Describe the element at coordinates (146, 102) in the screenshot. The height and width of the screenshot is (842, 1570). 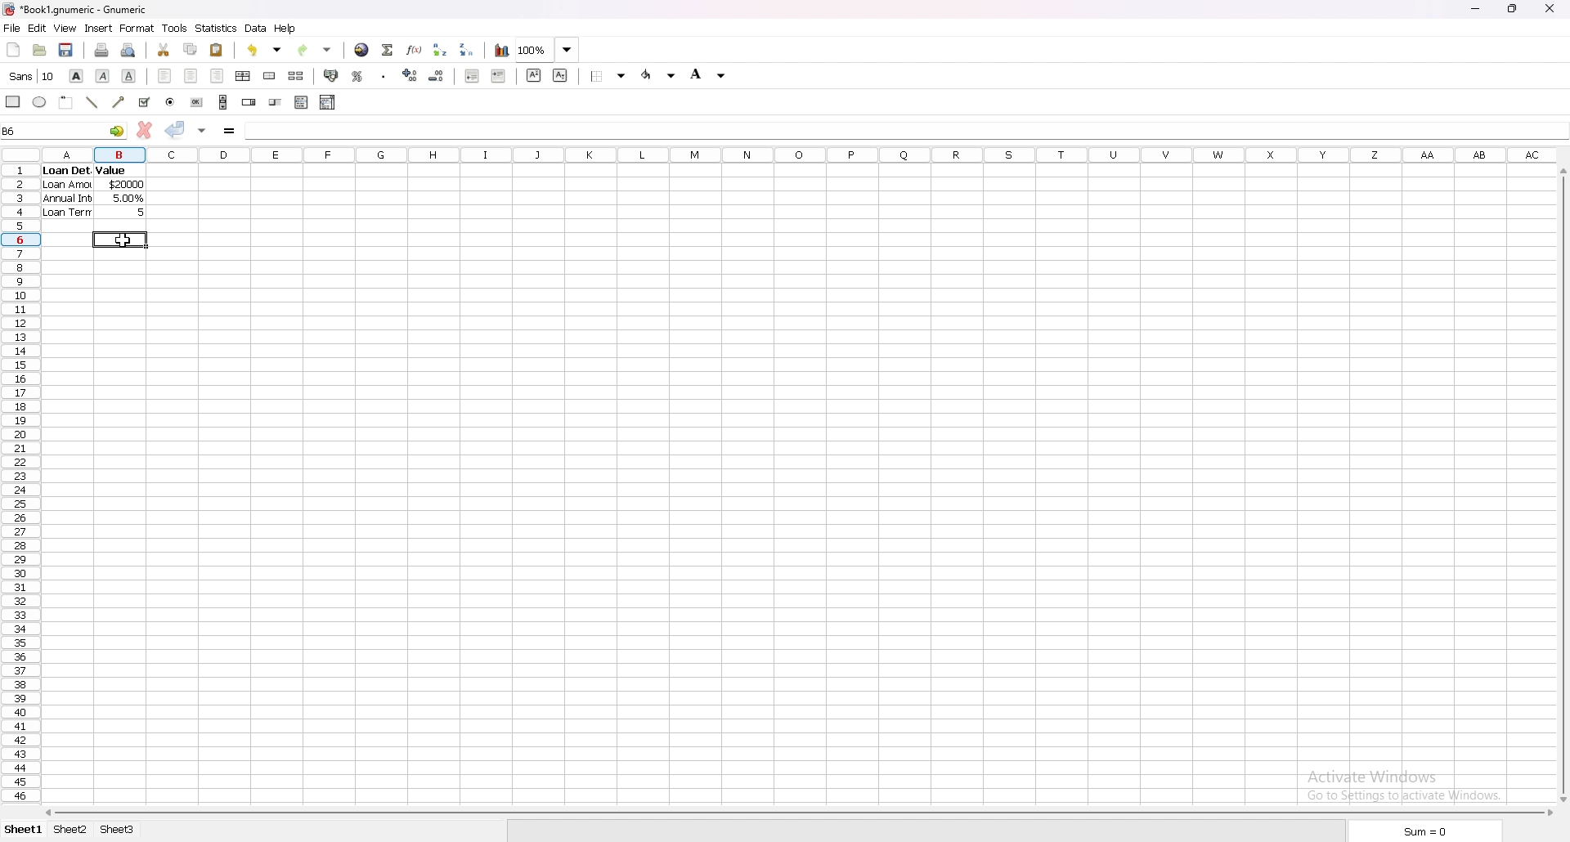
I see `tickbox` at that location.